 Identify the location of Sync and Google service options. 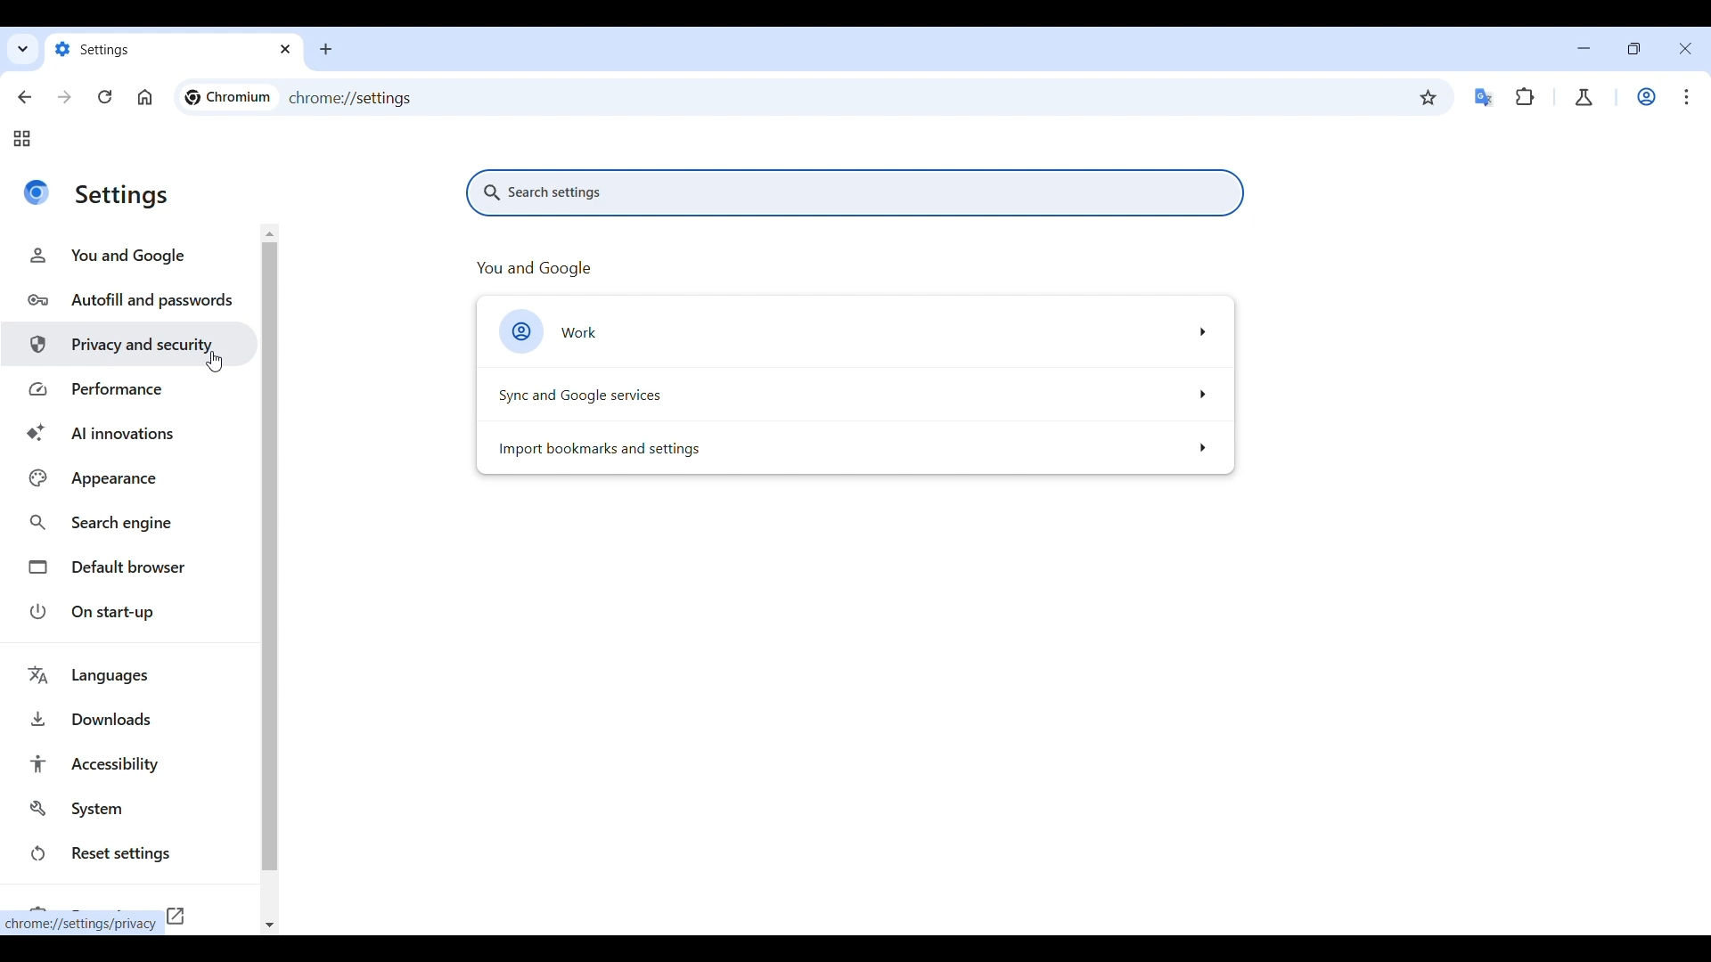
(854, 396).